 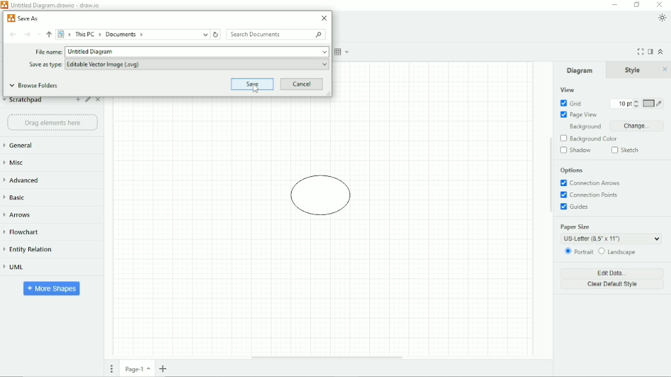 I want to click on Edit Data, so click(x=613, y=273).